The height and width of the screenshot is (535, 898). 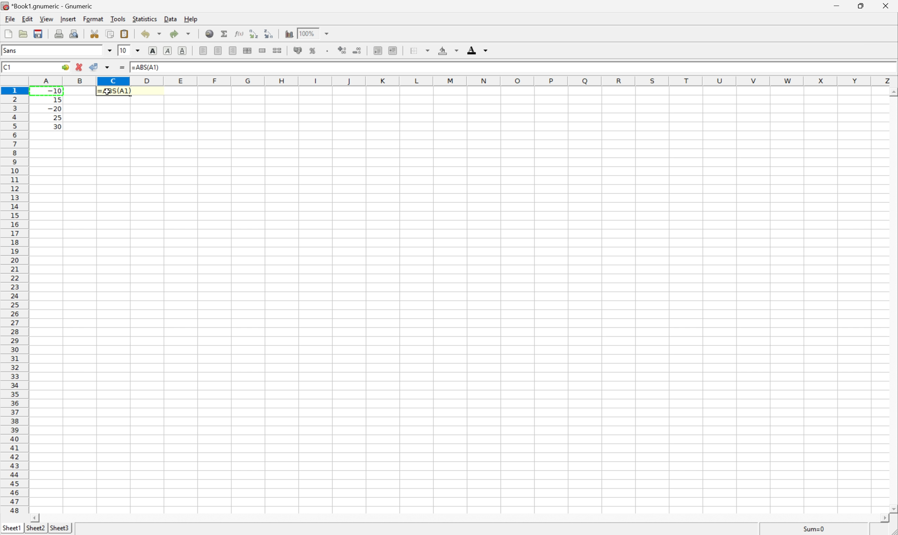 What do you see at coordinates (60, 528) in the screenshot?
I see `Shee3` at bounding box center [60, 528].